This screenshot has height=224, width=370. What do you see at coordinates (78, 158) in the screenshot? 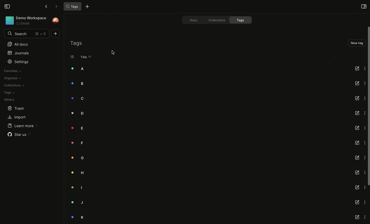
I see `G` at bounding box center [78, 158].